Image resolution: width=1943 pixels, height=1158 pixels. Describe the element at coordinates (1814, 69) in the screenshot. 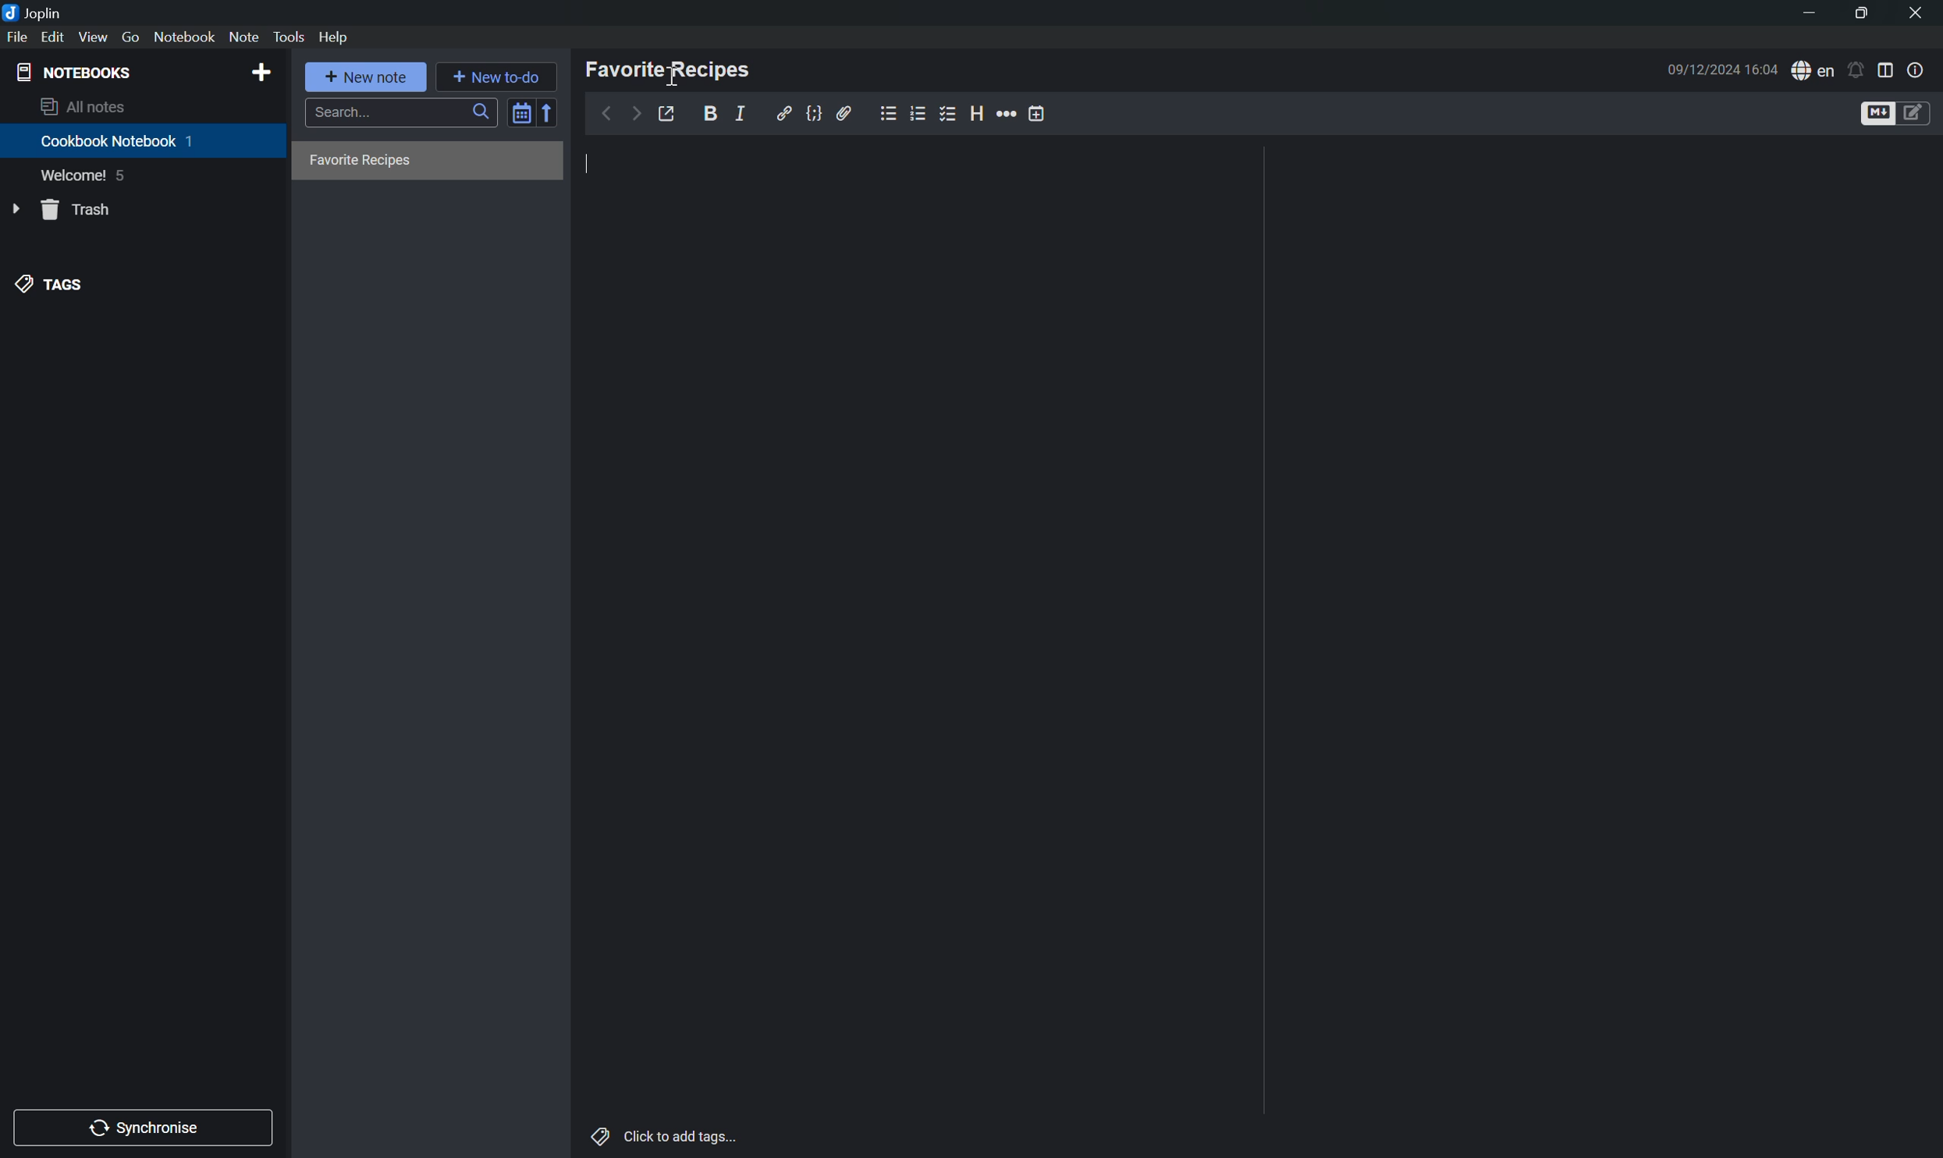

I see `Spell checker` at that location.